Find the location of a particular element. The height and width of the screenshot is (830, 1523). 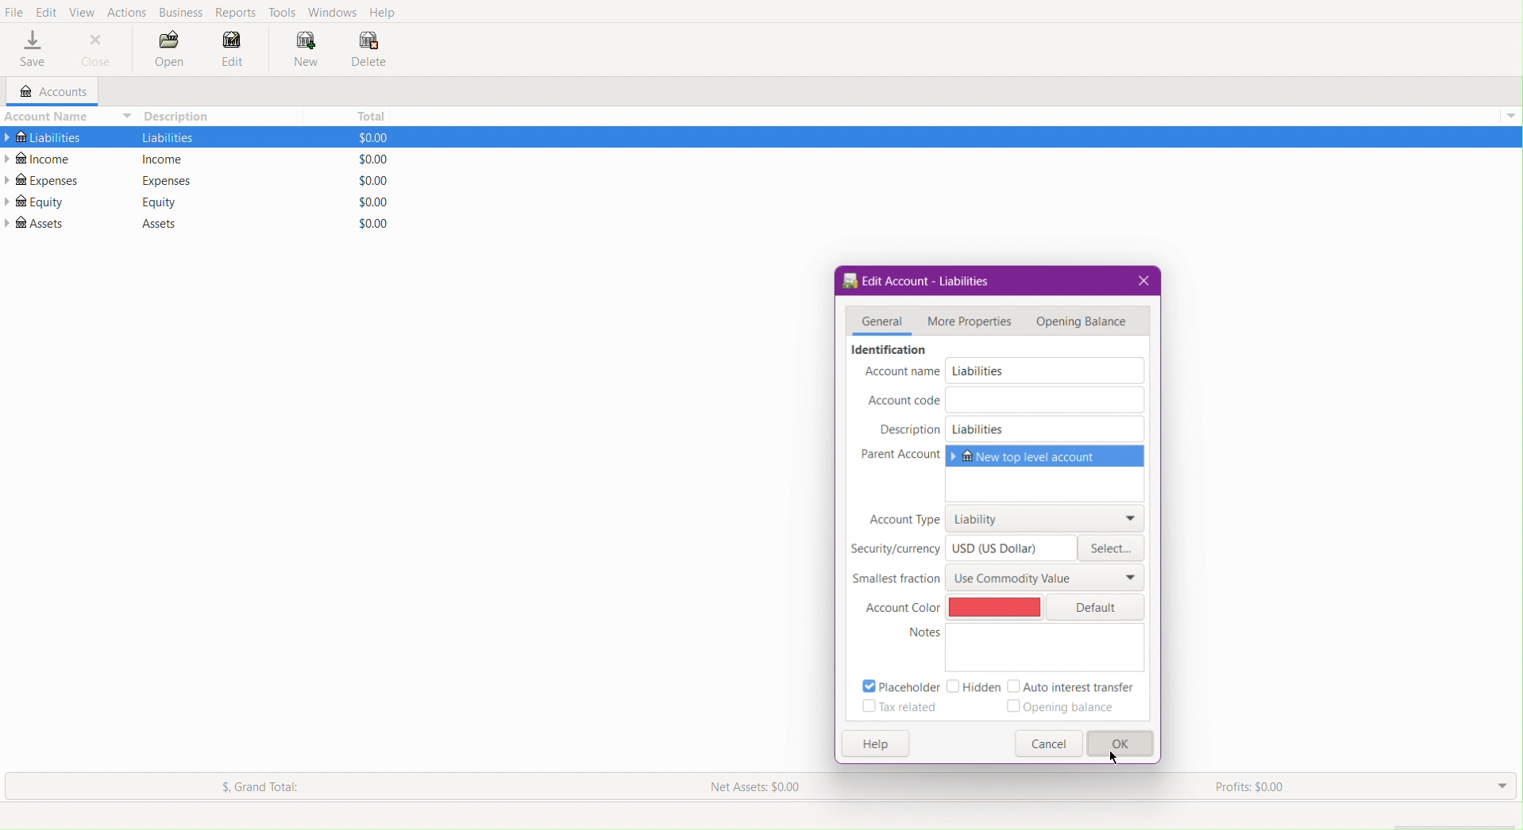

More Properties is located at coordinates (972, 320).